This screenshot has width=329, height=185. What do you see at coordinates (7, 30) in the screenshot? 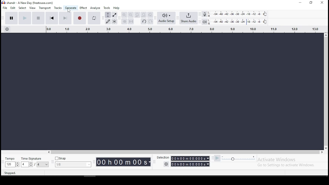
I see `timeline settings` at bounding box center [7, 30].